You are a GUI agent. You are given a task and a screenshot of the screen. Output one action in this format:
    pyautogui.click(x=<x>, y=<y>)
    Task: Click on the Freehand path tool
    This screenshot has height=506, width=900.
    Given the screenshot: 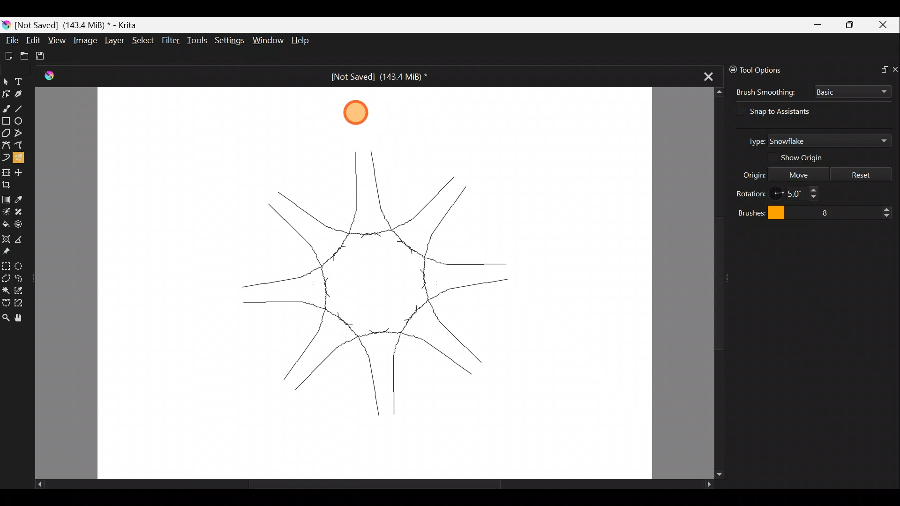 What is the action you would take?
    pyautogui.click(x=21, y=147)
    